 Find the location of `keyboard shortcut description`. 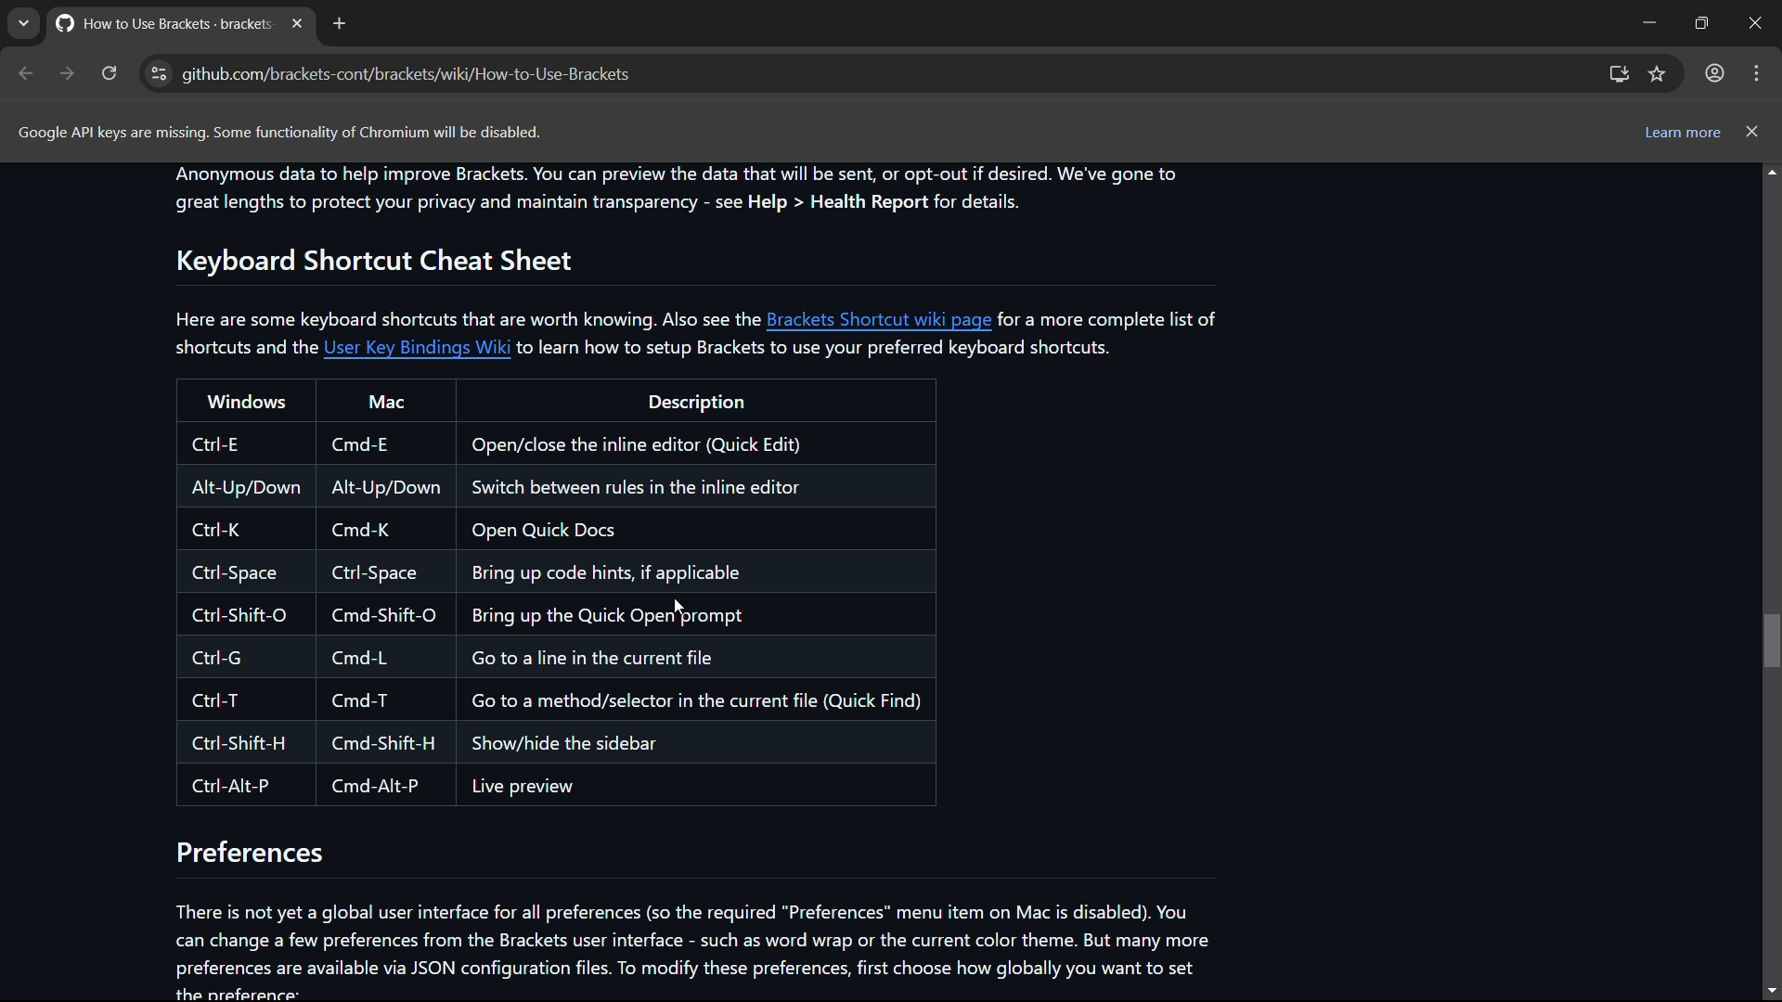

keyboard shortcut description is located at coordinates (697, 613).